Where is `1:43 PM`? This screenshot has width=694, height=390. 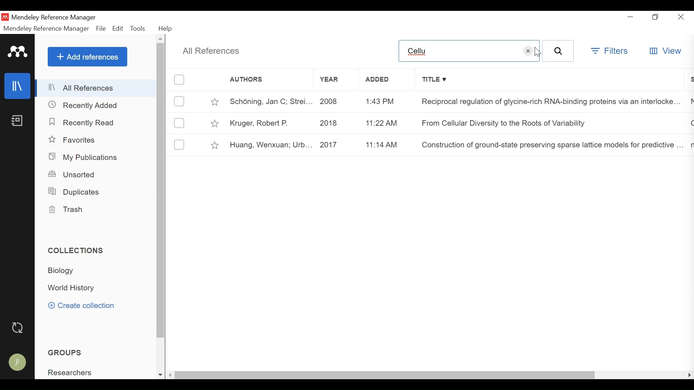
1:43 PM is located at coordinates (388, 100).